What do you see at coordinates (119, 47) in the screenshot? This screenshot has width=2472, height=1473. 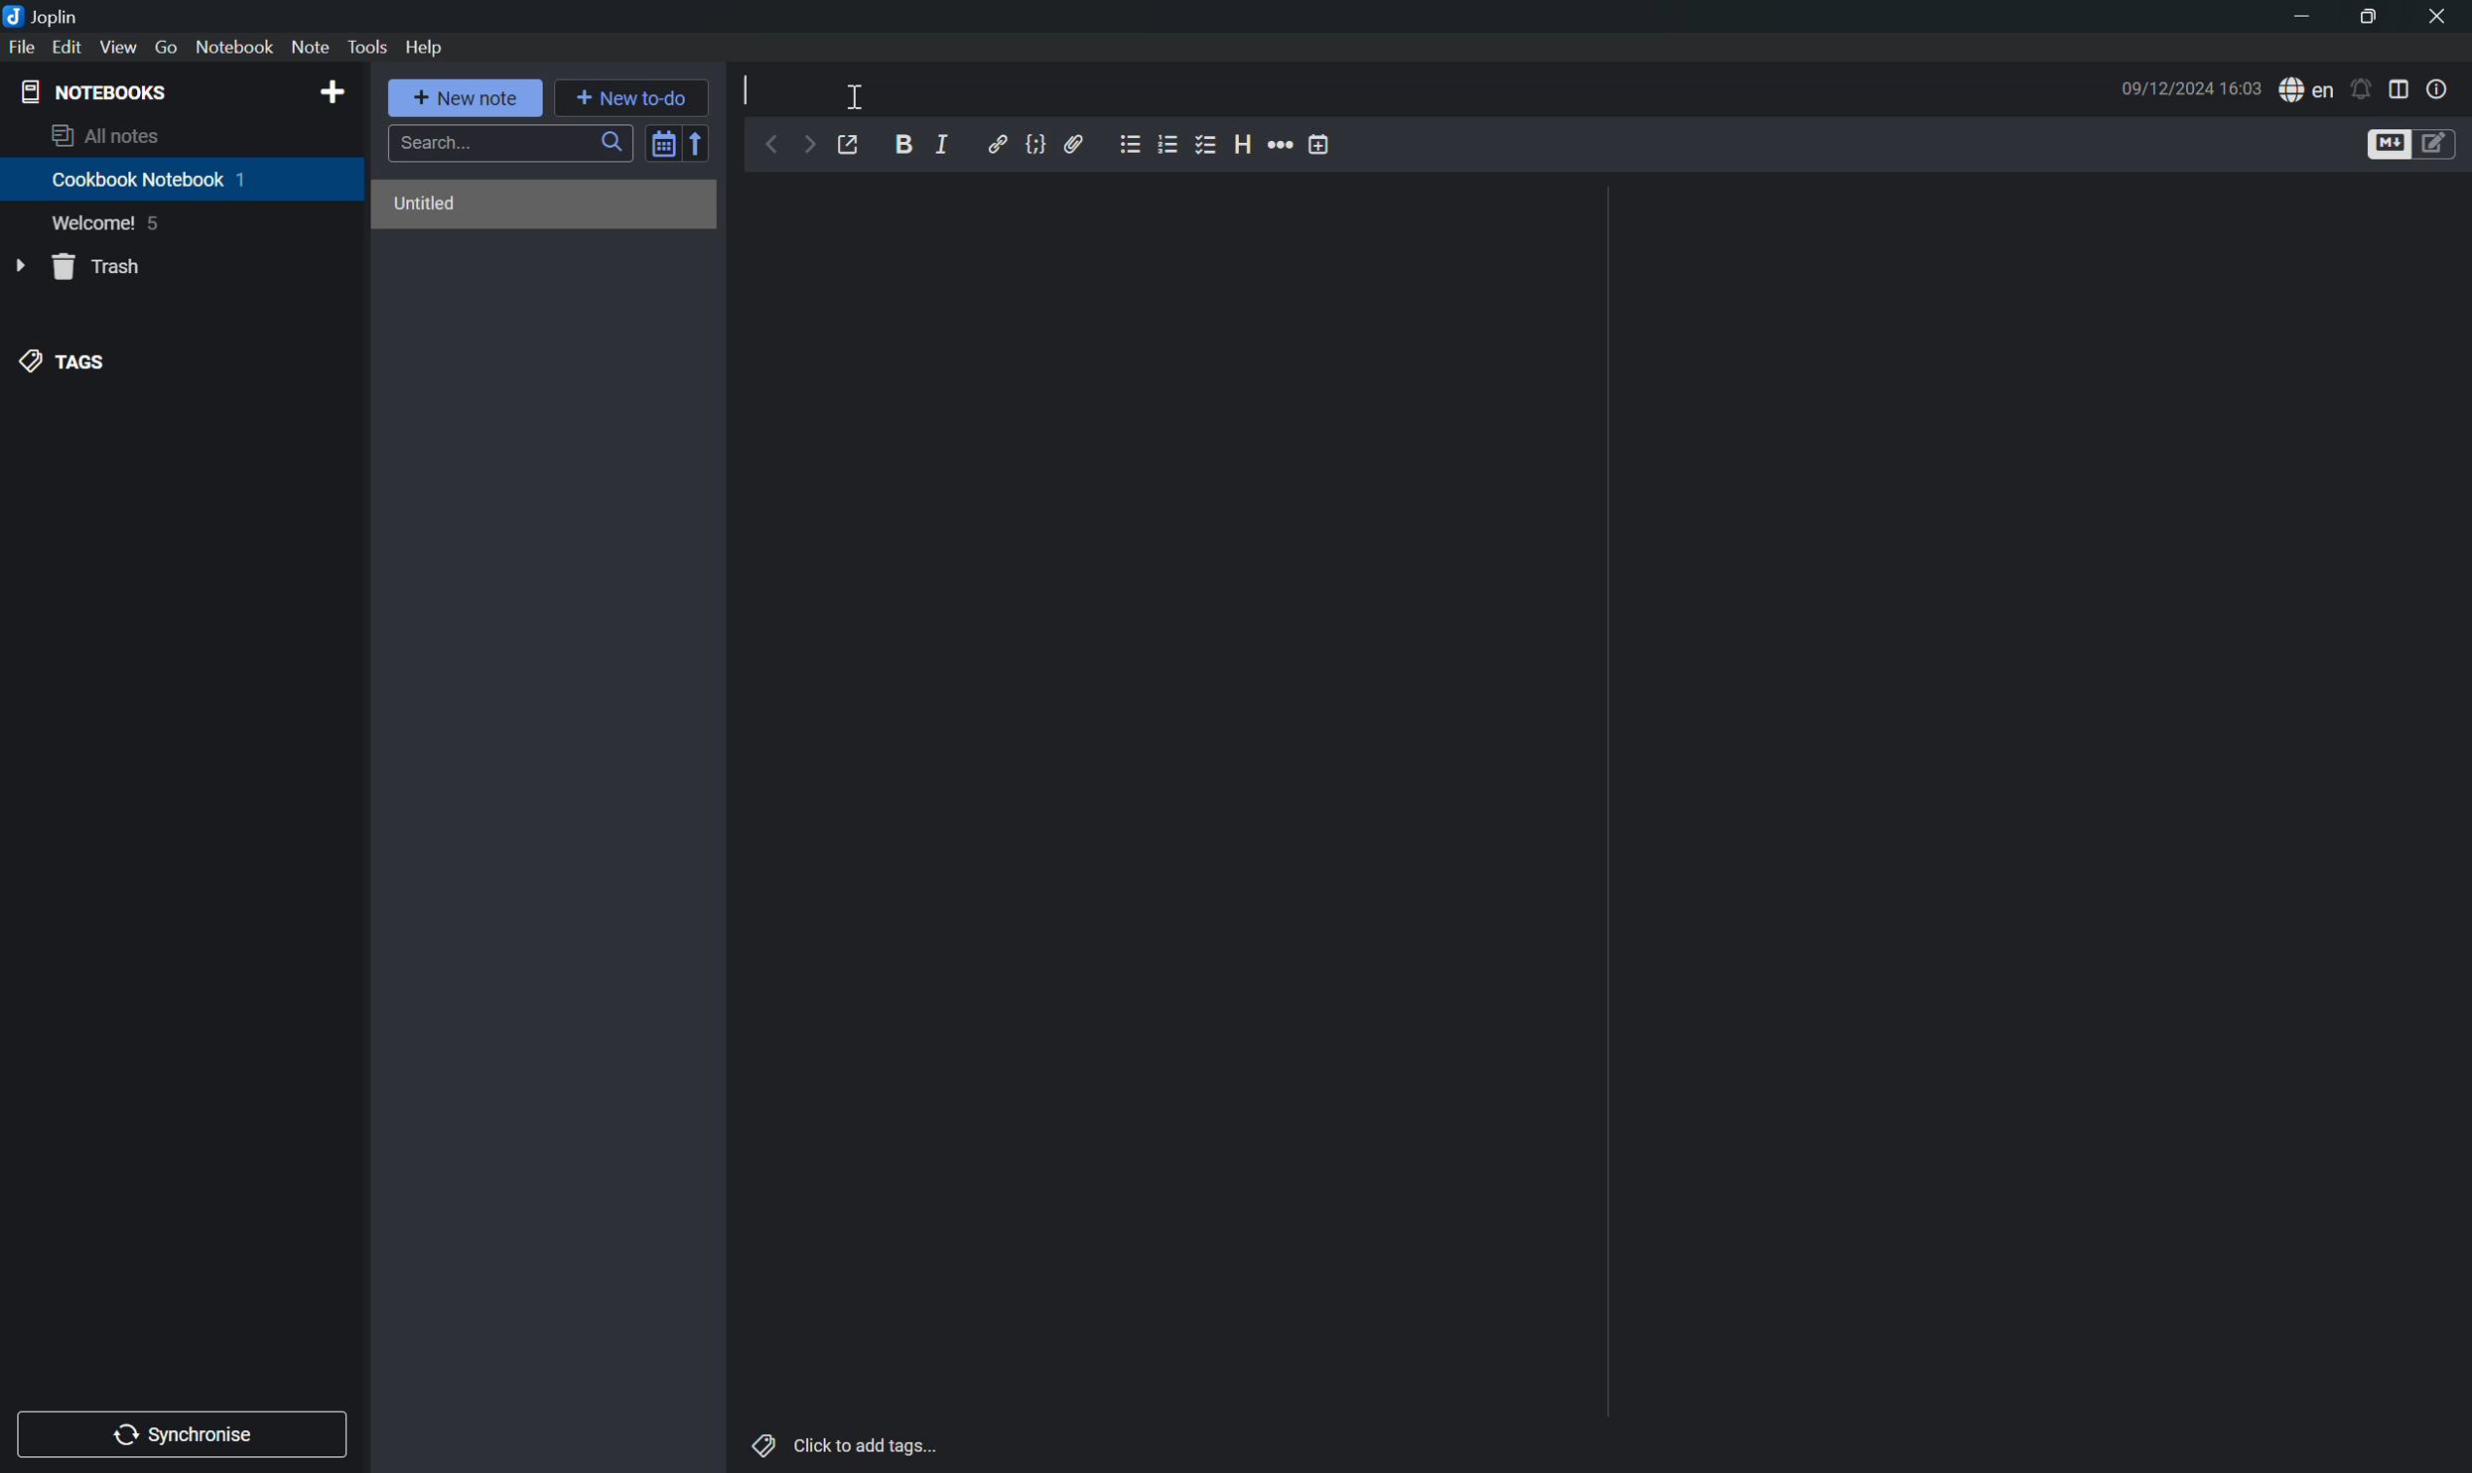 I see `View` at bounding box center [119, 47].